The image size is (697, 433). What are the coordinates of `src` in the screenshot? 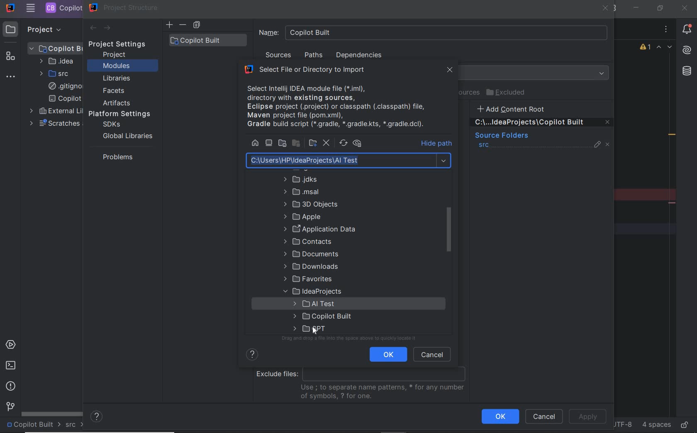 It's located at (484, 146).